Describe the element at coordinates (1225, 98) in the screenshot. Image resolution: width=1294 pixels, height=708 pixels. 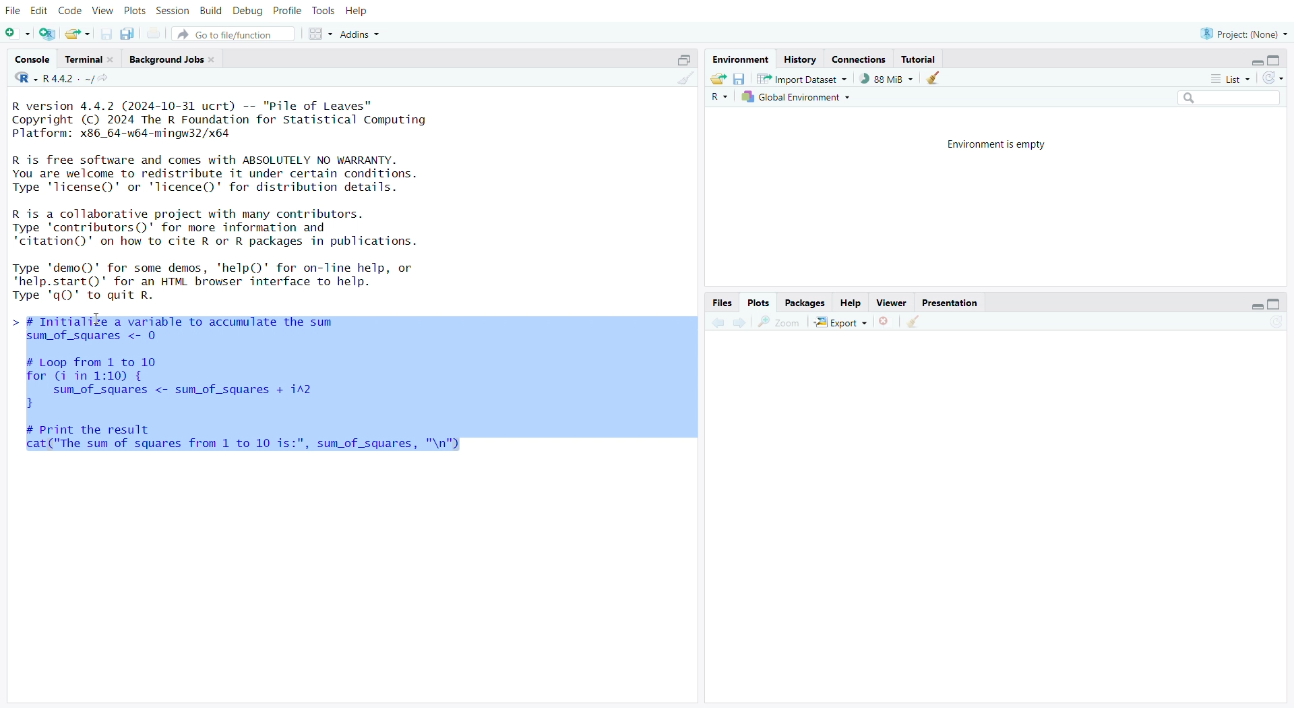
I see `search` at that location.